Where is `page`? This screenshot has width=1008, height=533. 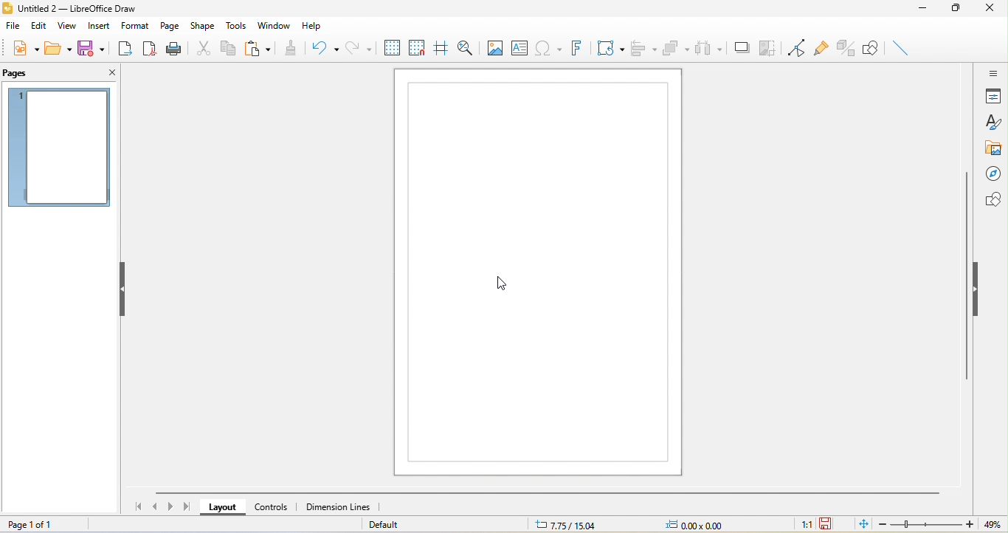 page is located at coordinates (169, 25).